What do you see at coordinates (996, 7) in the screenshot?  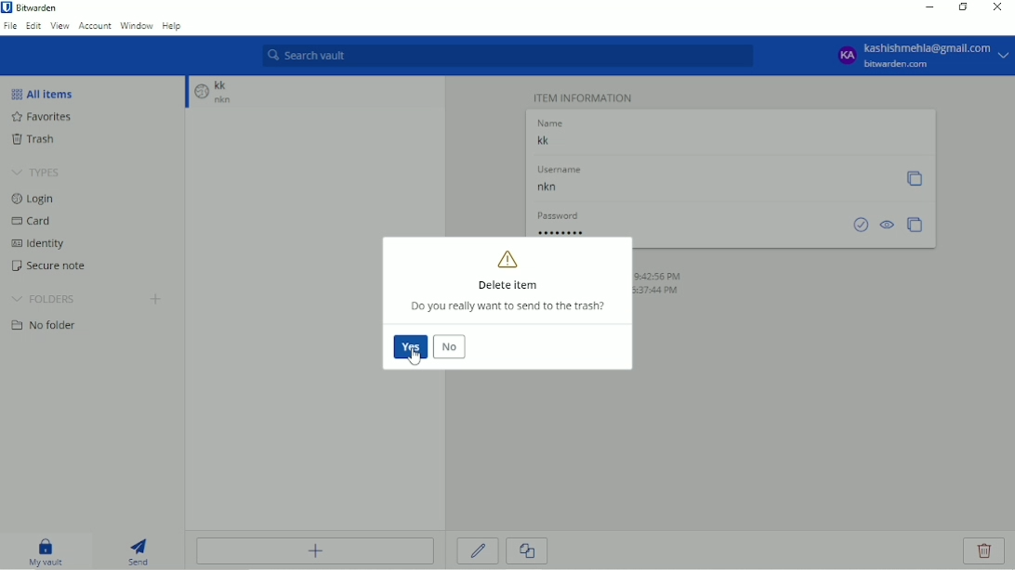 I see `Close` at bounding box center [996, 7].